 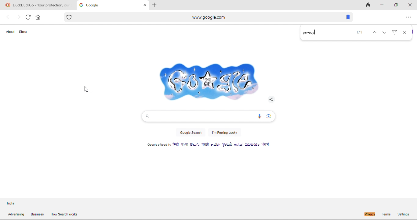 What do you see at coordinates (364, 214) in the screenshot?
I see `PRIVACY` at bounding box center [364, 214].